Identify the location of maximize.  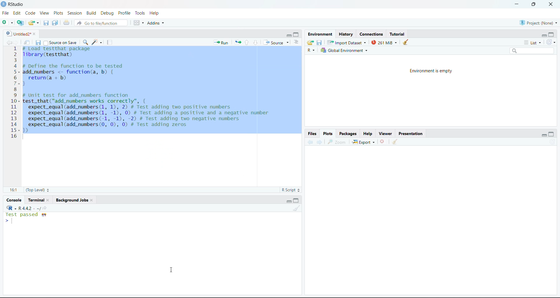
(552, 134).